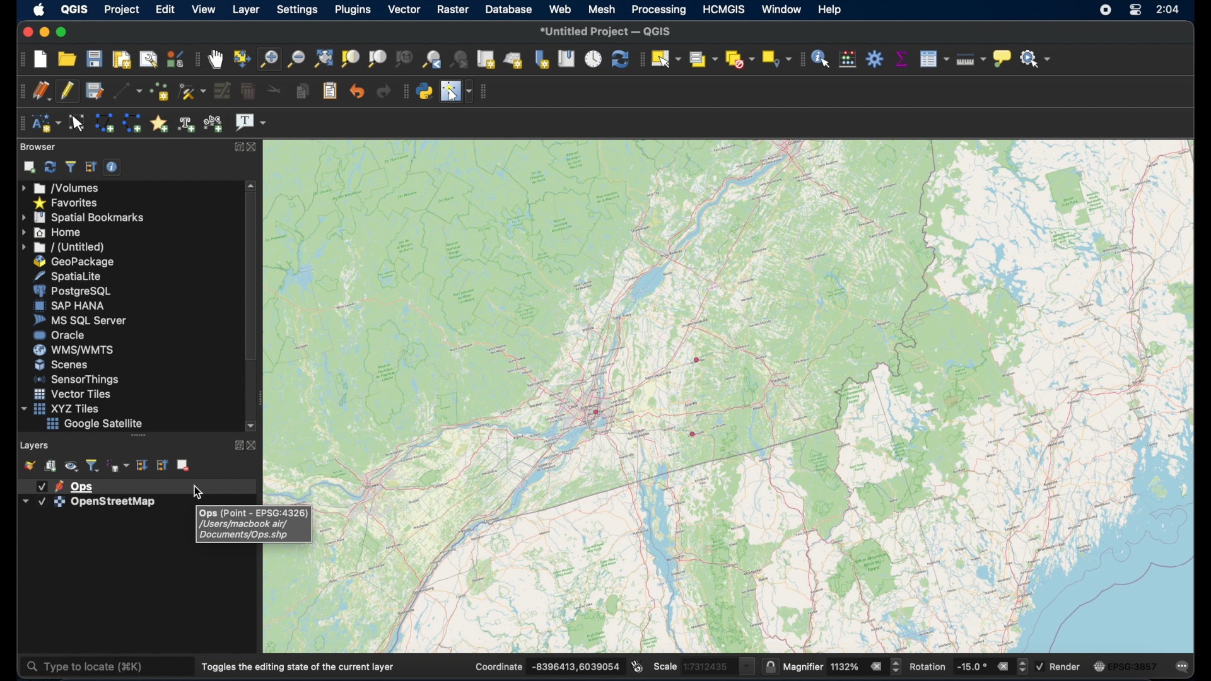 This screenshot has width=1211, height=681. Describe the element at coordinates (726, 243) in the screenshot. I see `open street map` at that location.